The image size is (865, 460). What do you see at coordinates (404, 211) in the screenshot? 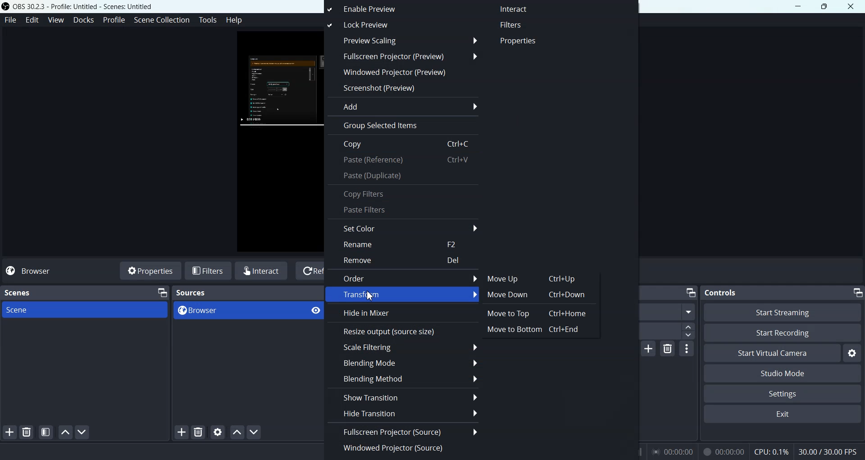
I see `Paste Filters` at bounding box center [404, 211].